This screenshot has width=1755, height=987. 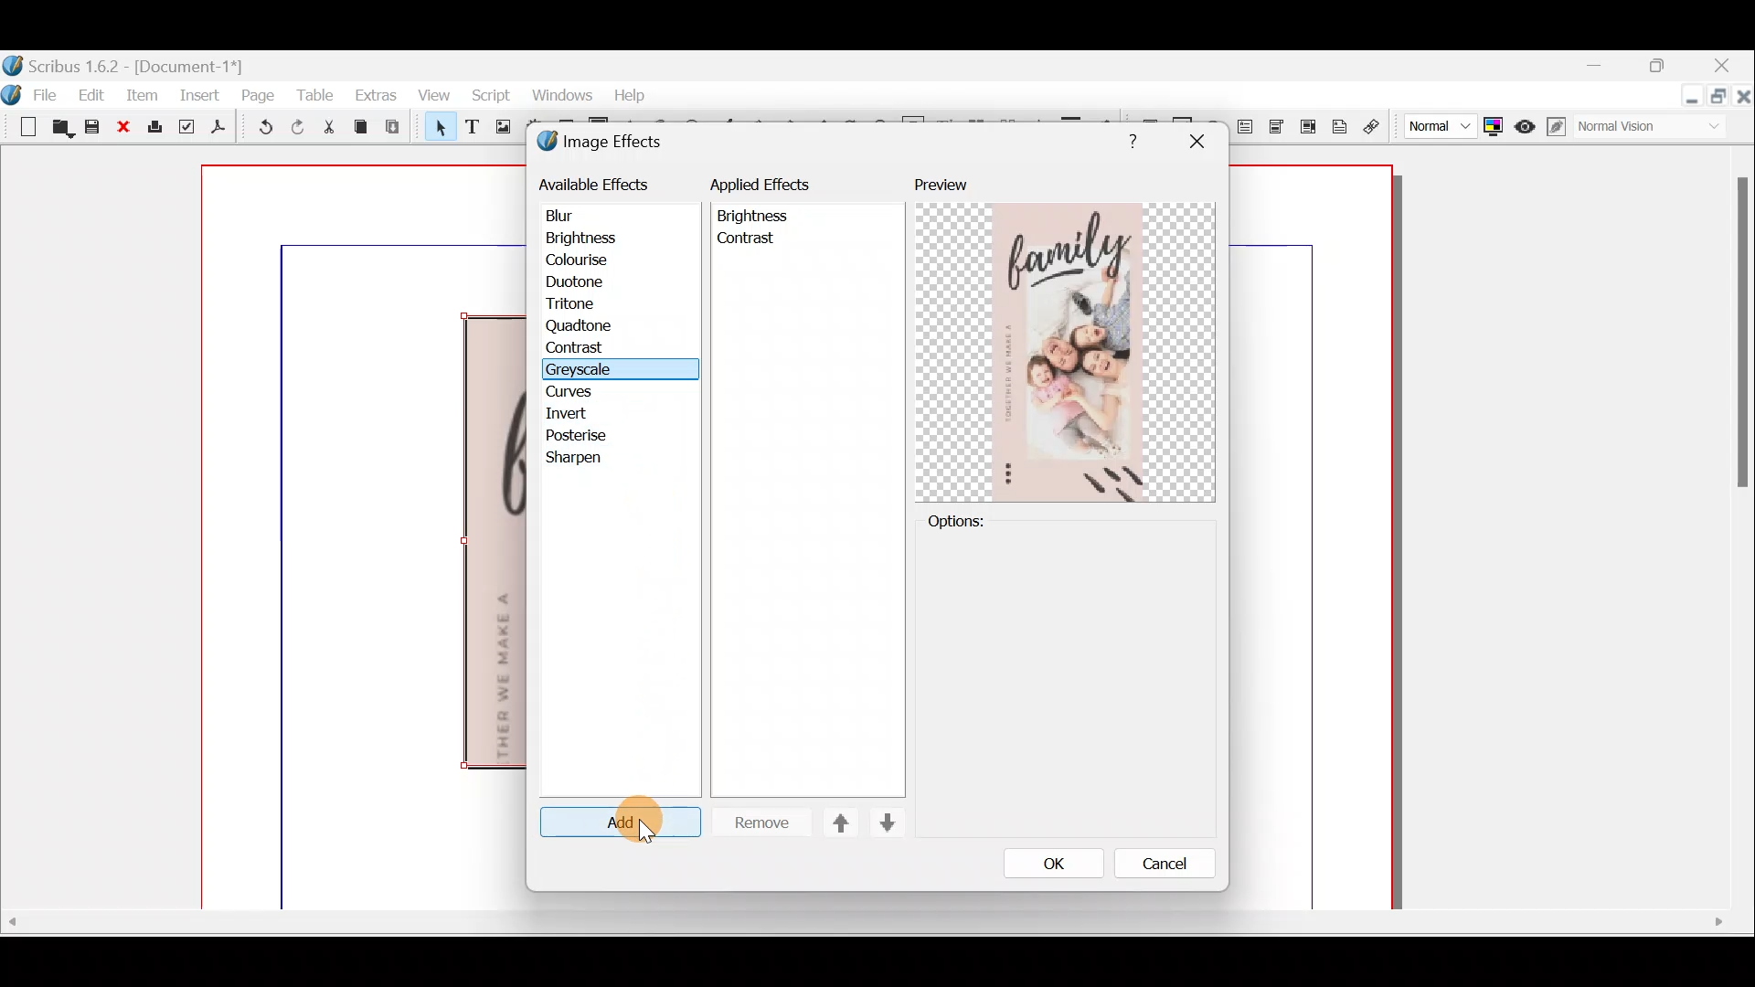 I want to click on Up, so click(x=843, y=824).